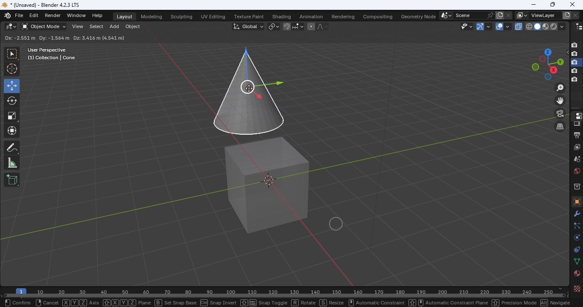 The height and width of the screenshot is (307, 583). What do you see at coordinates (467, 26) in the screenshot?
I see `Selectability and visibility` at bounding box center [467, 26].